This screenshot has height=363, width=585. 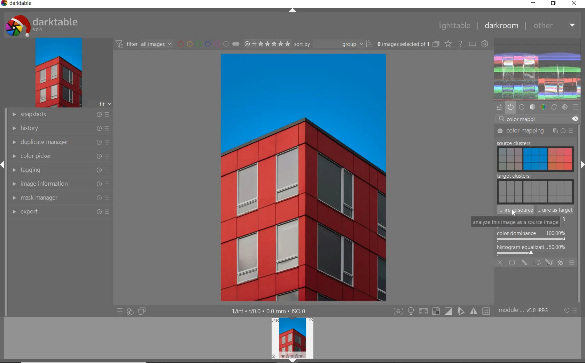 I want to click on MASKING OPTIONS, so click(x=541, y=263).